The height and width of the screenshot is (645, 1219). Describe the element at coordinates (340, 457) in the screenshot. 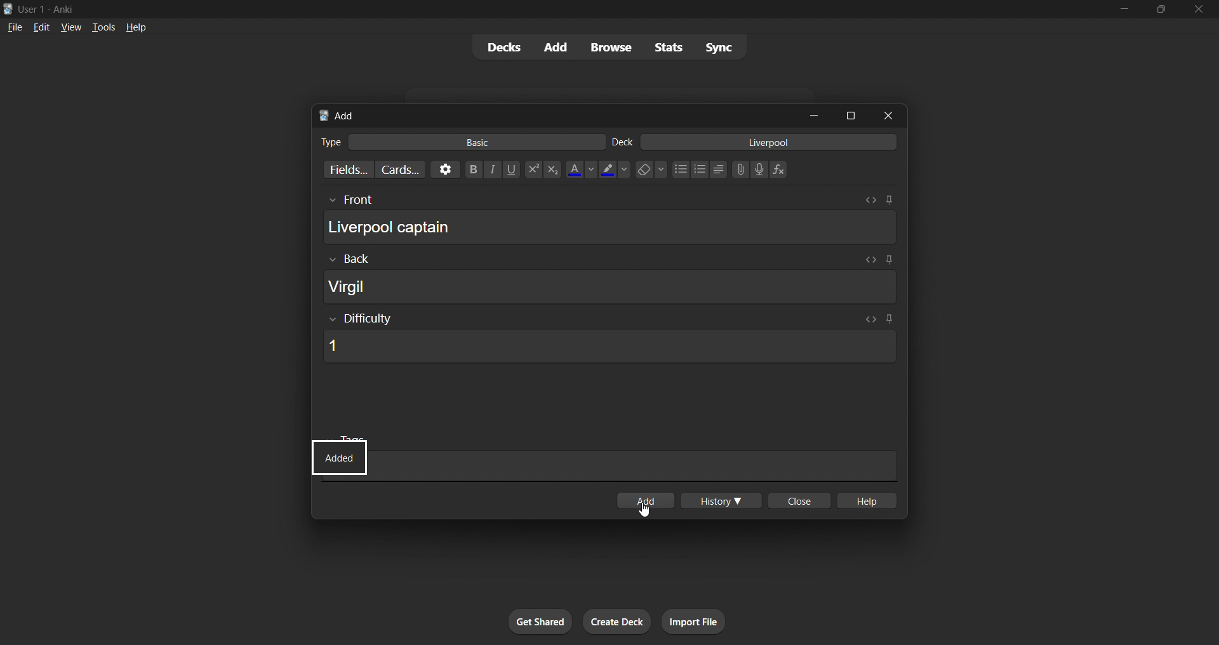

I see `Indicates new data card with difficulty rating added` at that location.